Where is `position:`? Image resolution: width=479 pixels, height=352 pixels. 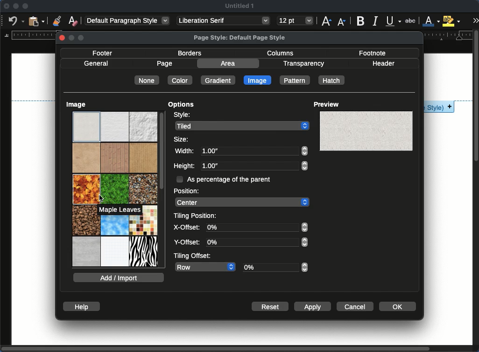 position: is located at coordinates (187, 190).